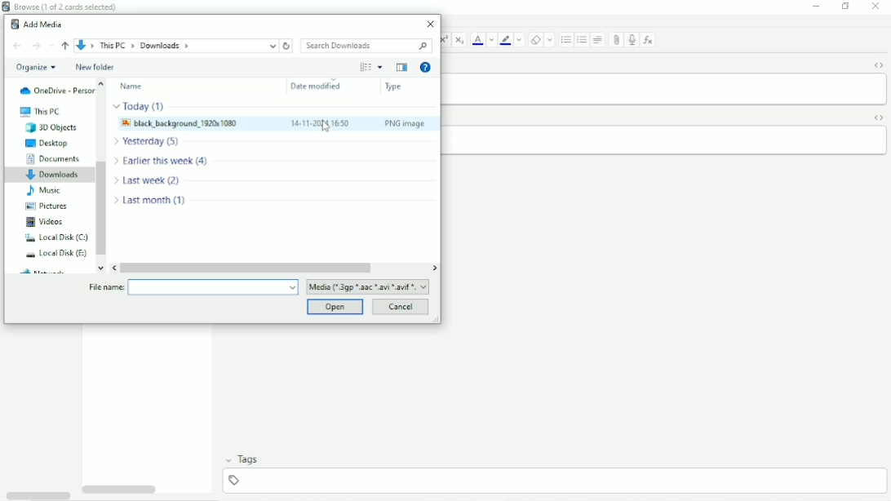  Describe the element at coordinates (53, 159) in the screenshot. I see `Documents` at that location.